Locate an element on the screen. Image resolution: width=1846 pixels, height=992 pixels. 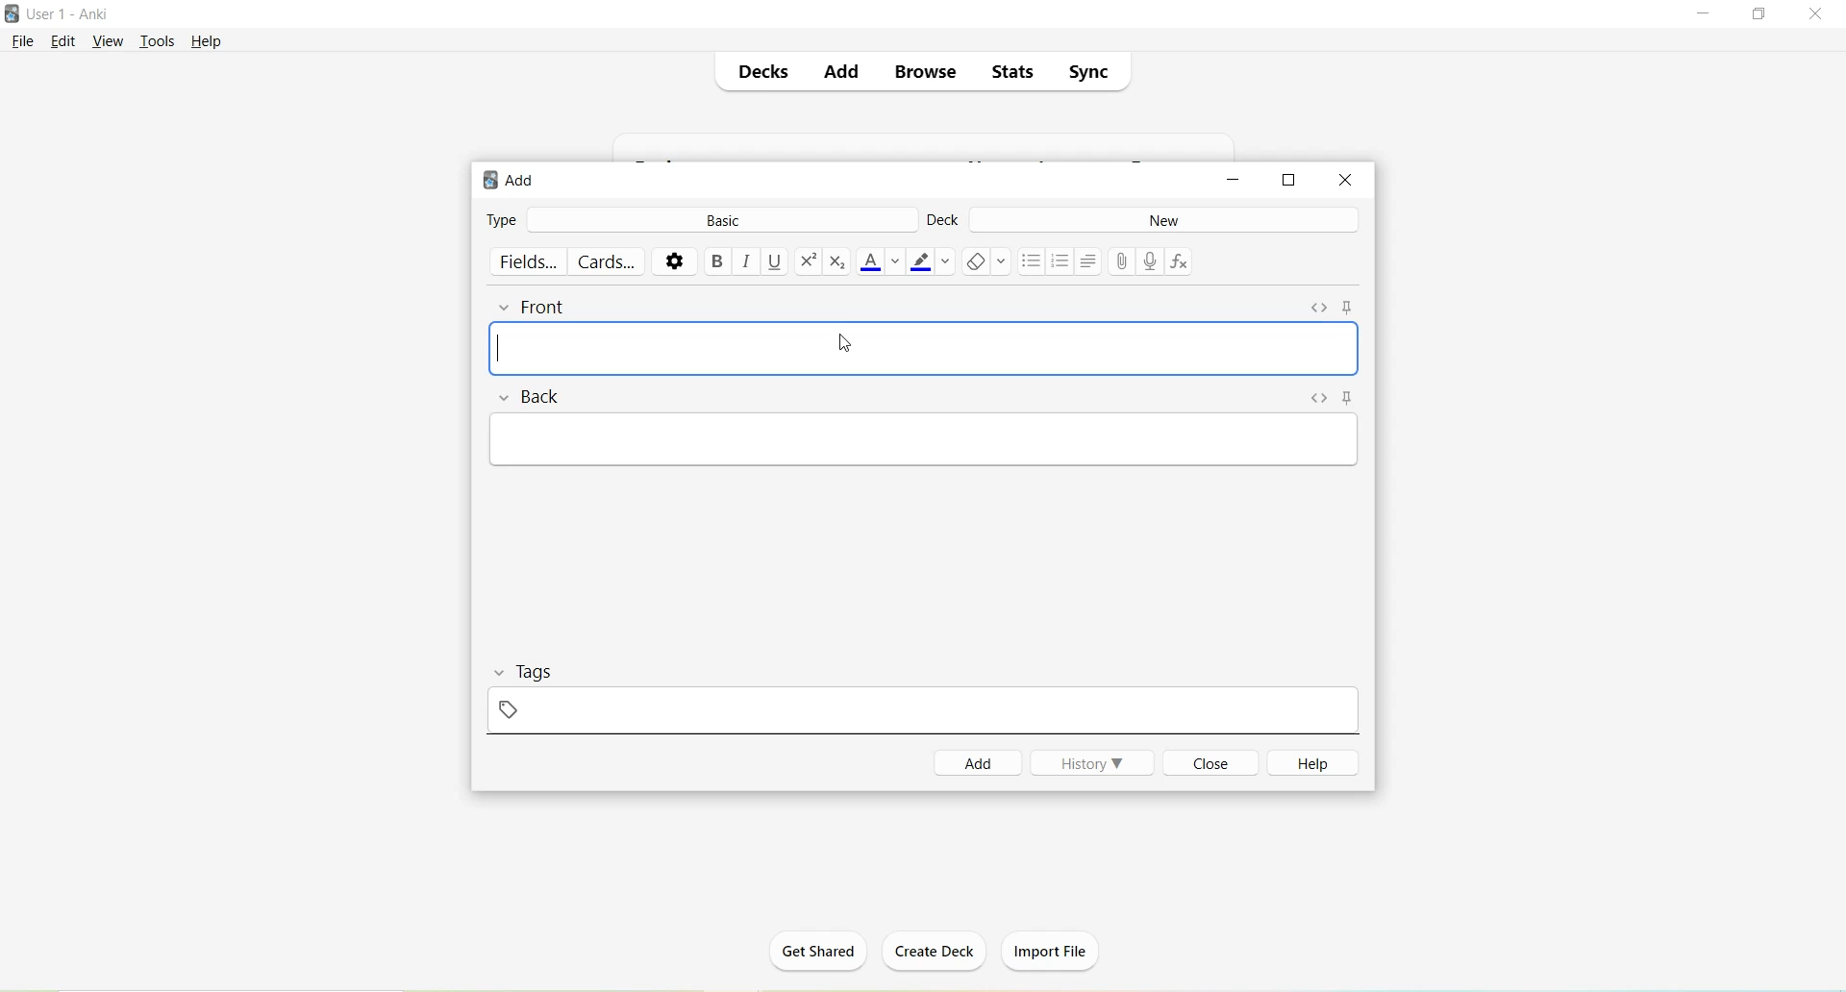
Text Field is located at coordinates (927, 438).